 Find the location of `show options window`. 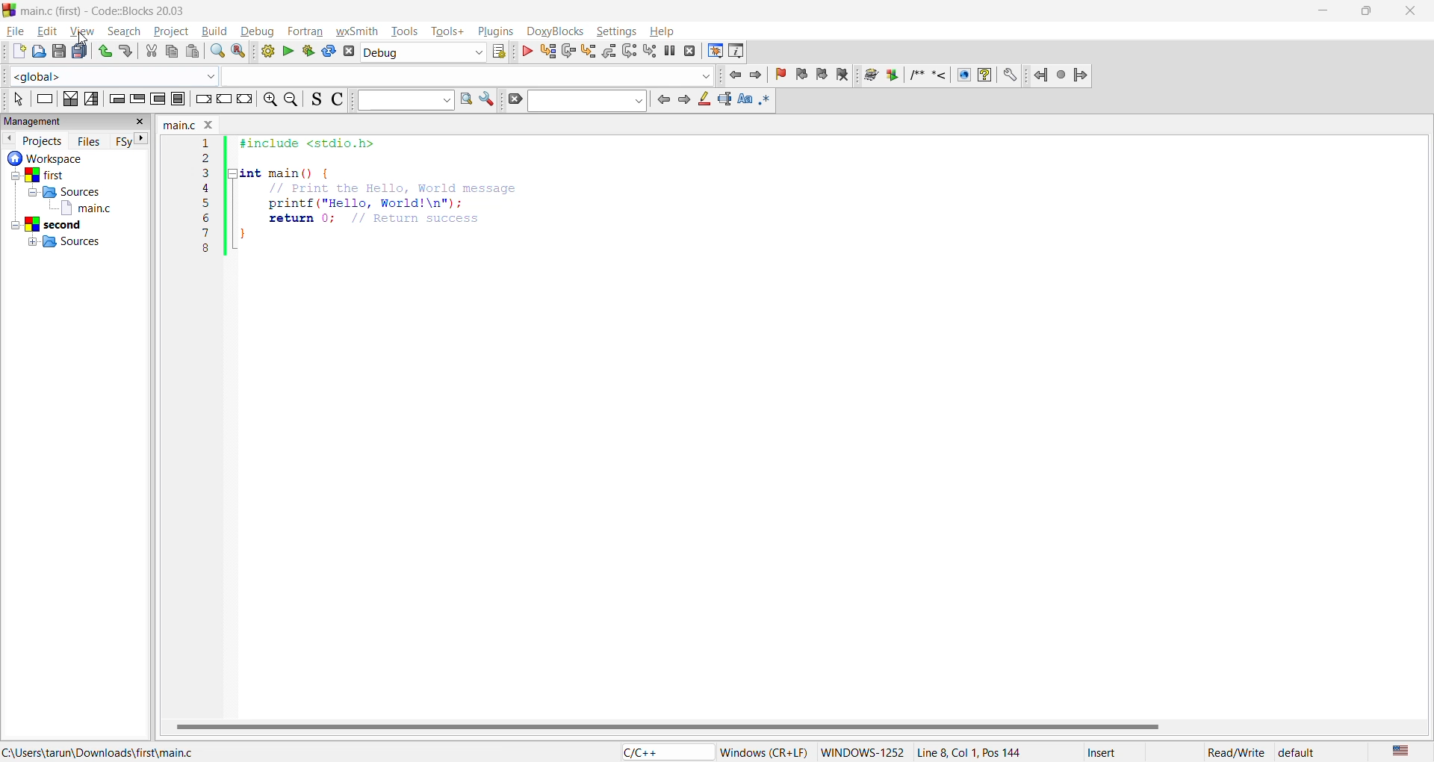

show options window is located at coordinates (488, 100).